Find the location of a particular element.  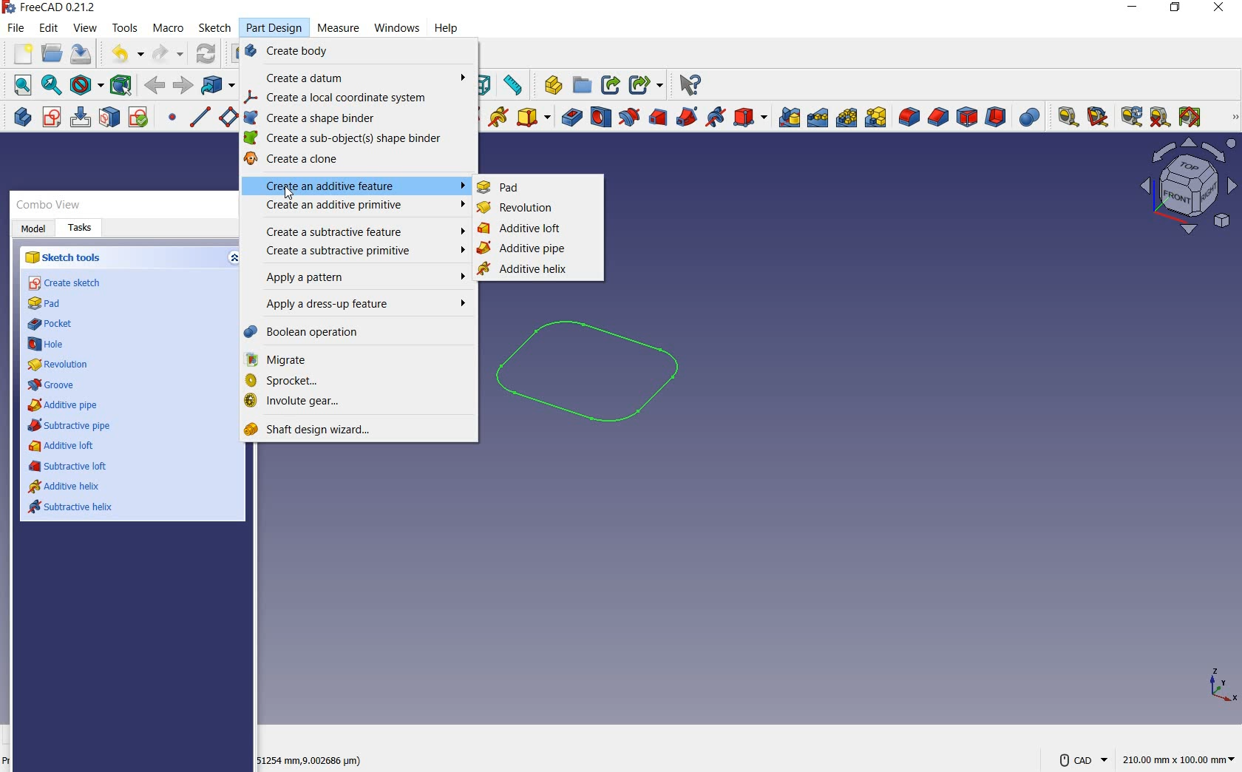

linearpattern is located at coordinates (818, 118).